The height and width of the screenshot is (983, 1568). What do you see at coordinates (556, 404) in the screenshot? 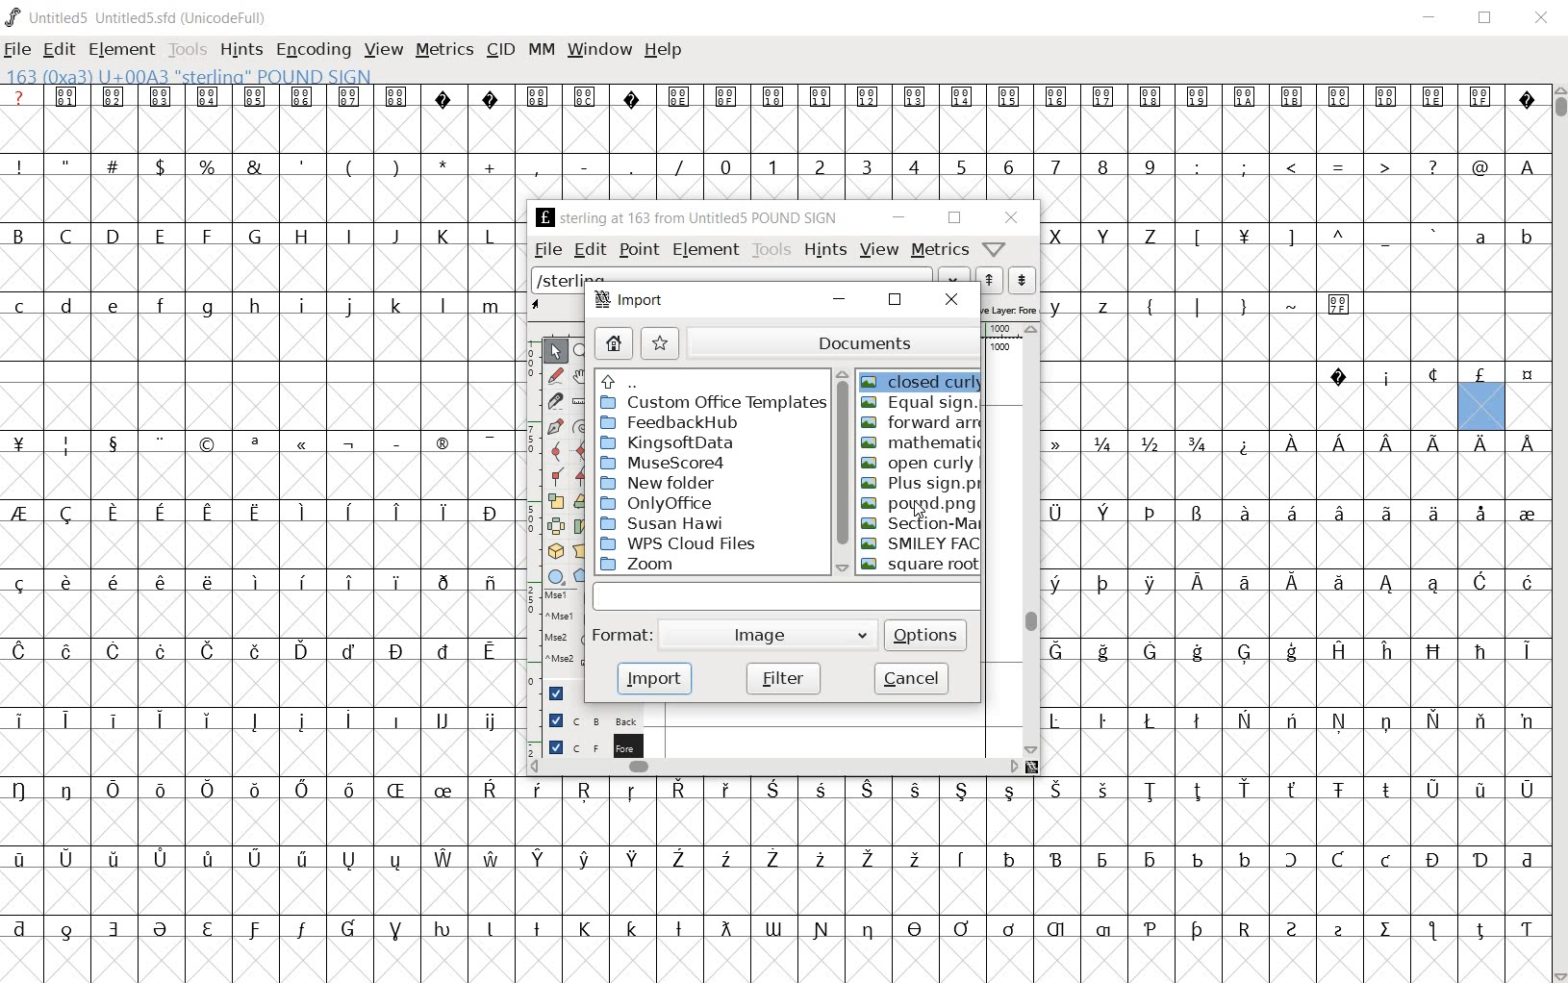
I see `knife` at bounding box center [556, 404].